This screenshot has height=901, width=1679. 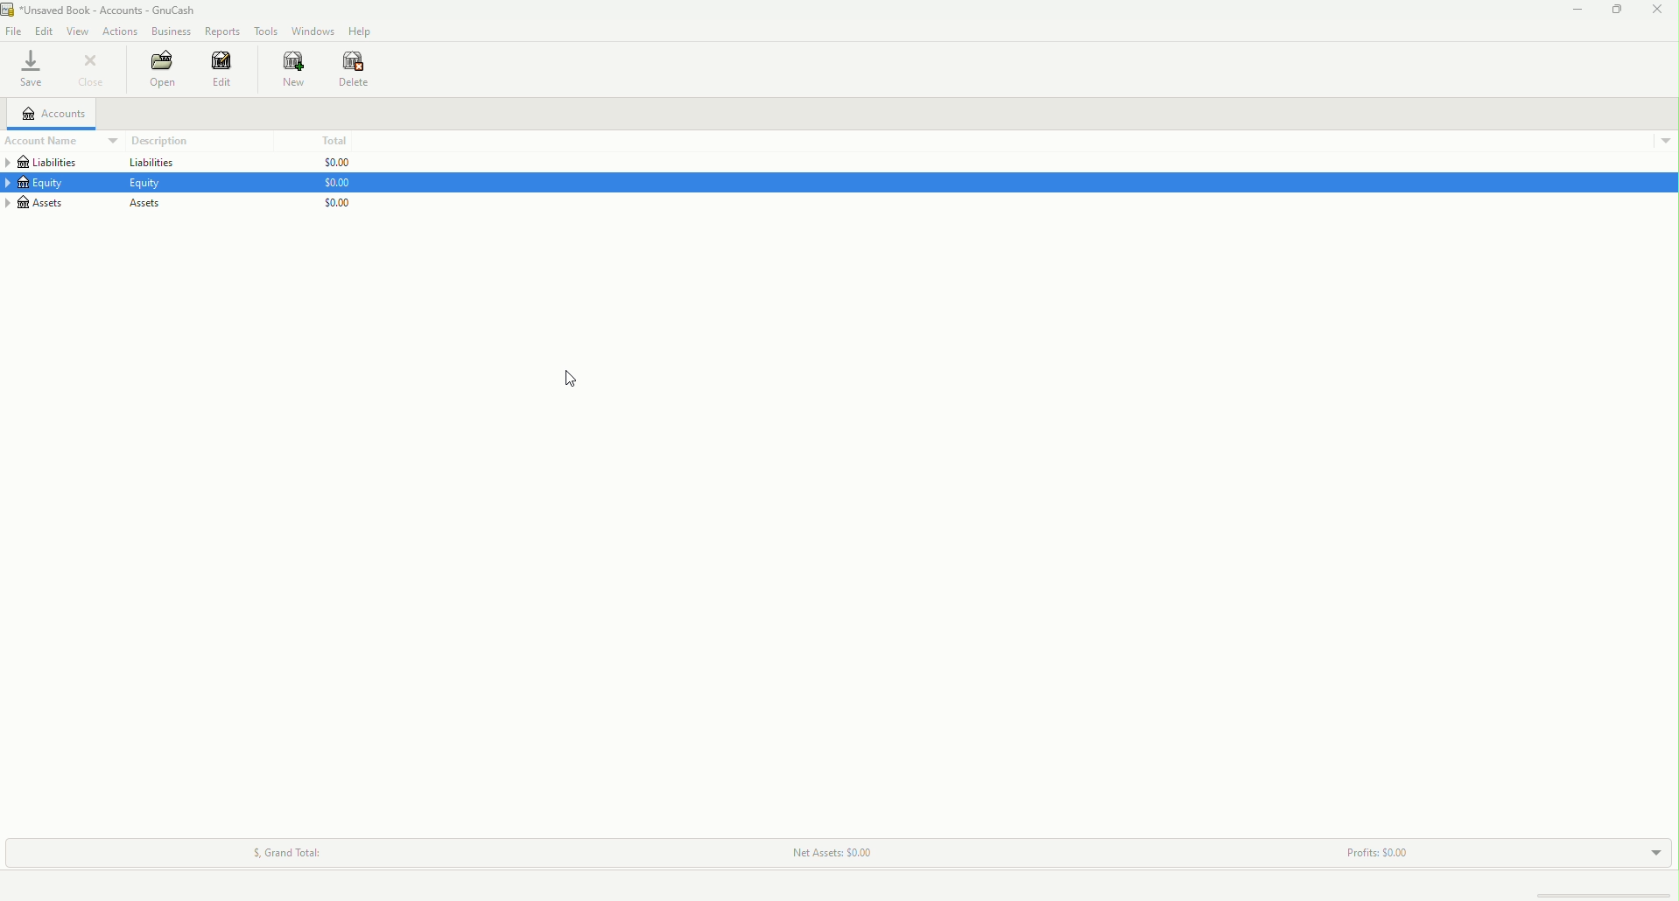 I want to click on Cursor, so click(x=575, y=382).